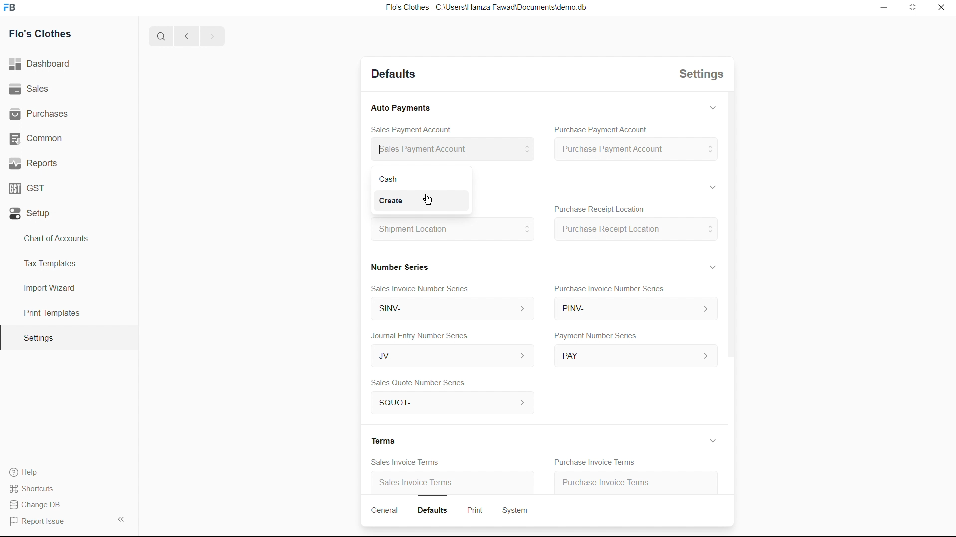 Image resolution: width=956 pixels, height=537 pixels. I want to click on Back, so click(183, 37).